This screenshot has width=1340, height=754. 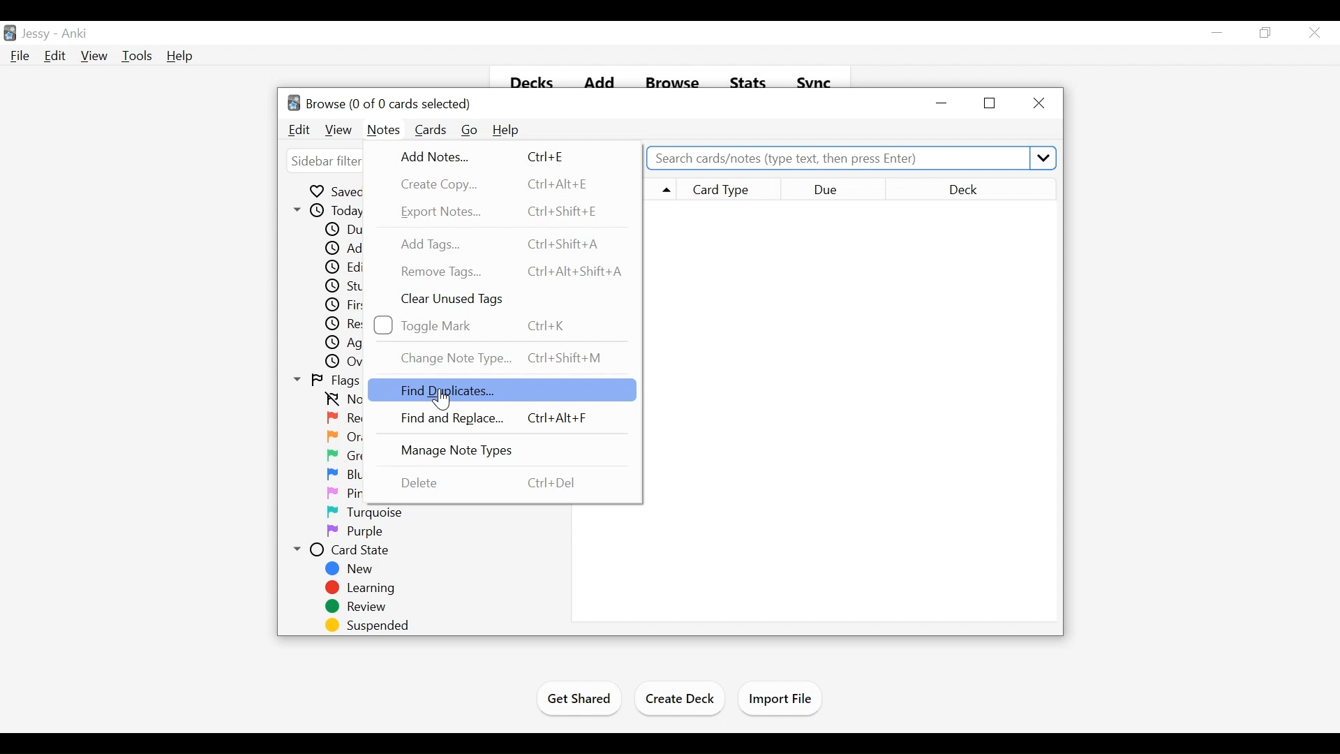 What do you see at coordinates (577, 701) in the screenshot?
I see `Get Shared` at bounding box center [577, 701].